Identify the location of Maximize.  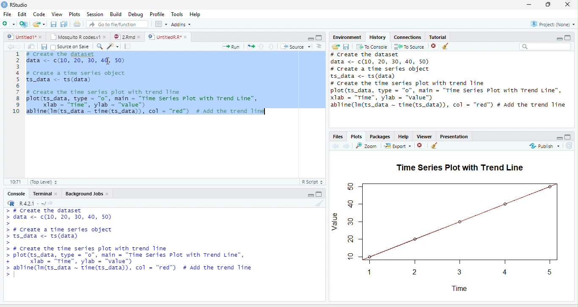
(319, 38).